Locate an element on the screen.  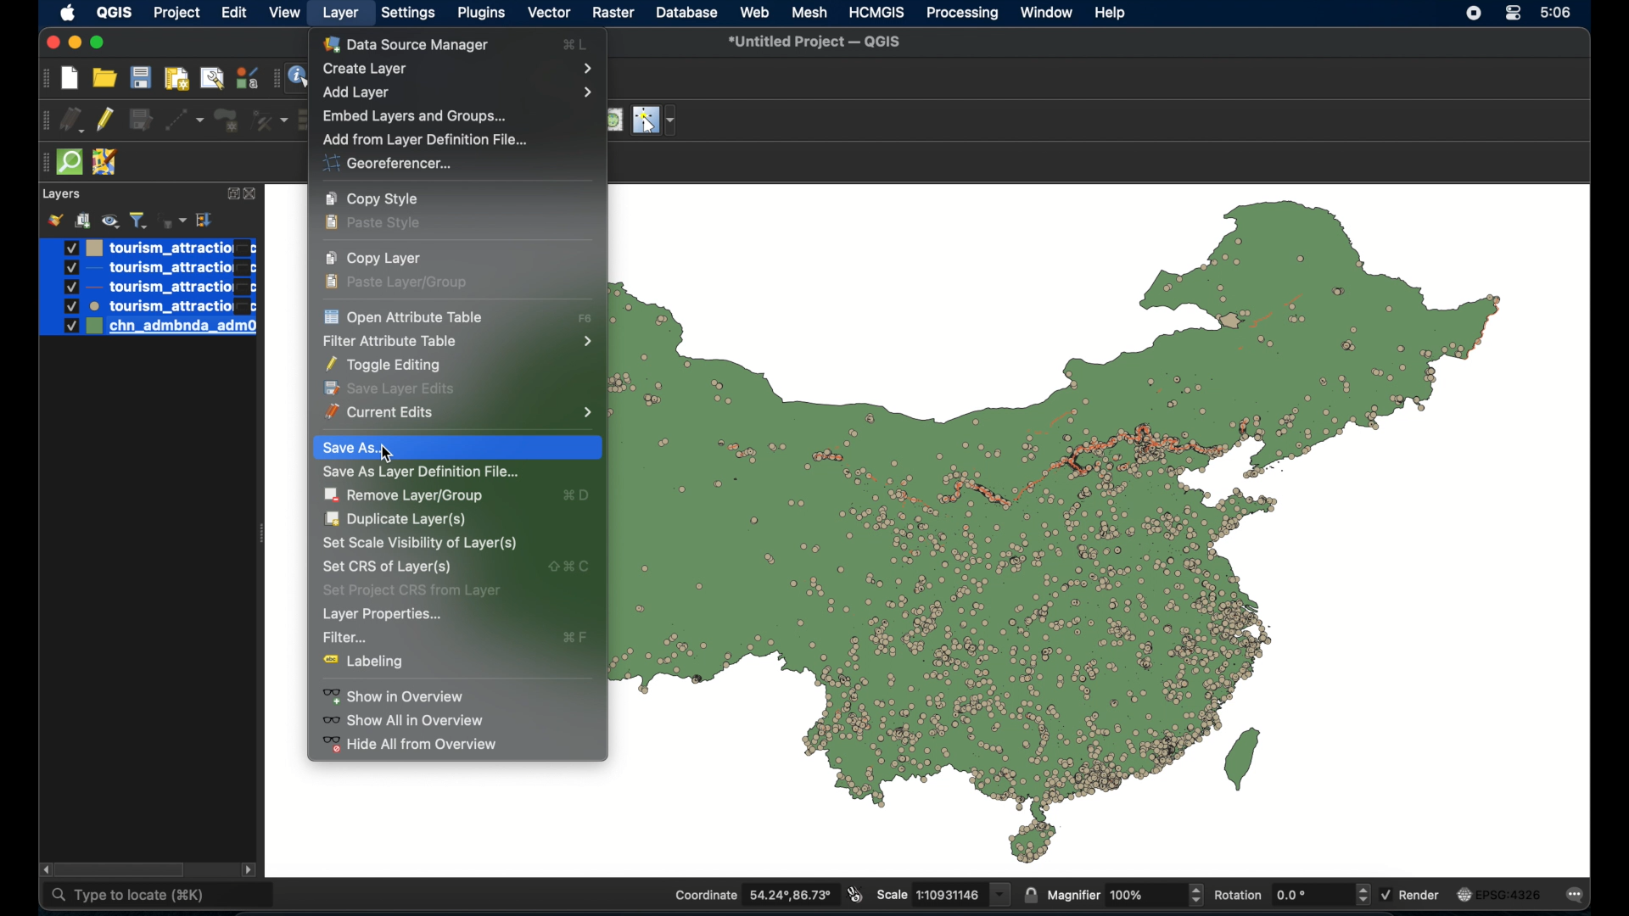
filter attribute table is located at coordinates (452, 342).